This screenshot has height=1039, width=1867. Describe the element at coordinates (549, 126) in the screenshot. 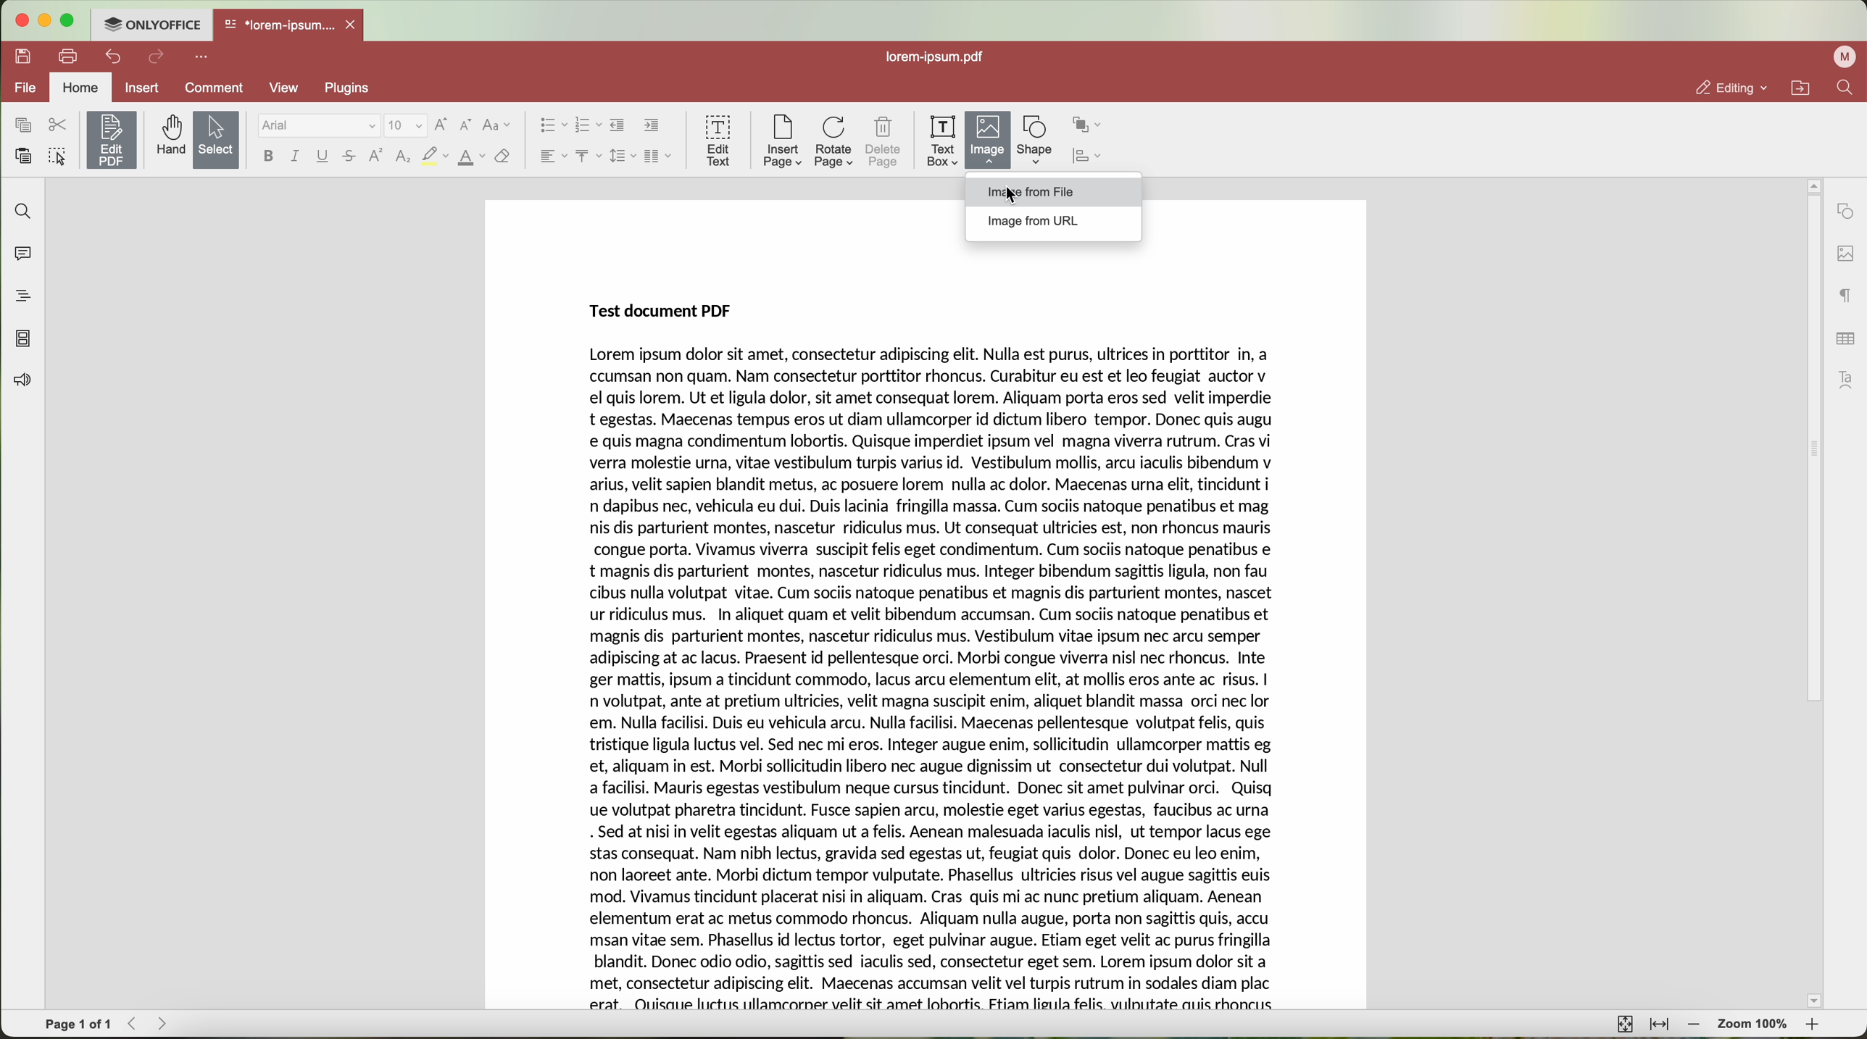

I see `bullet list` at that location.